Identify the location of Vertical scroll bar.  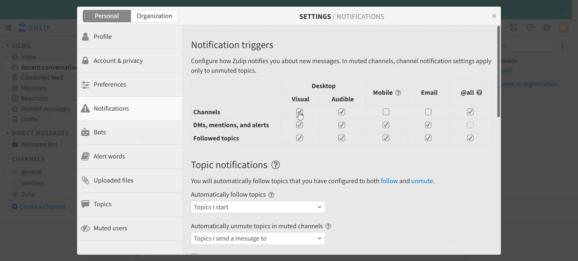
(498, 140).